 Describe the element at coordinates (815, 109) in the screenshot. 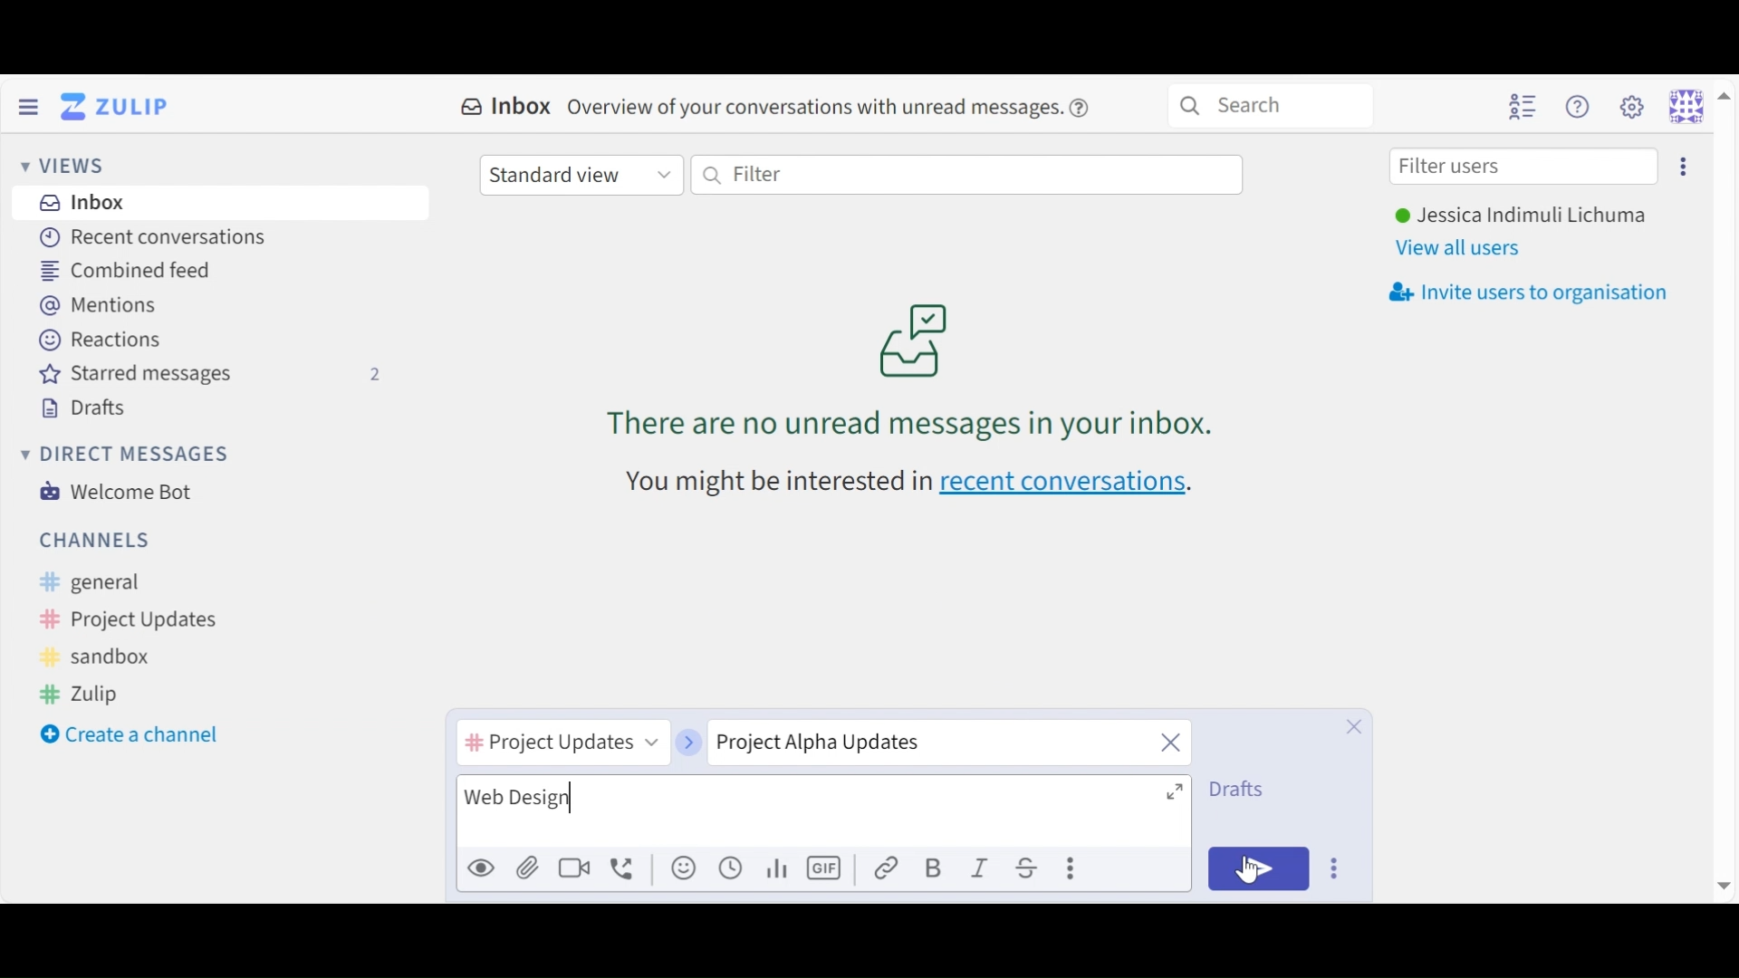

I see `overview of conversations` at that location.